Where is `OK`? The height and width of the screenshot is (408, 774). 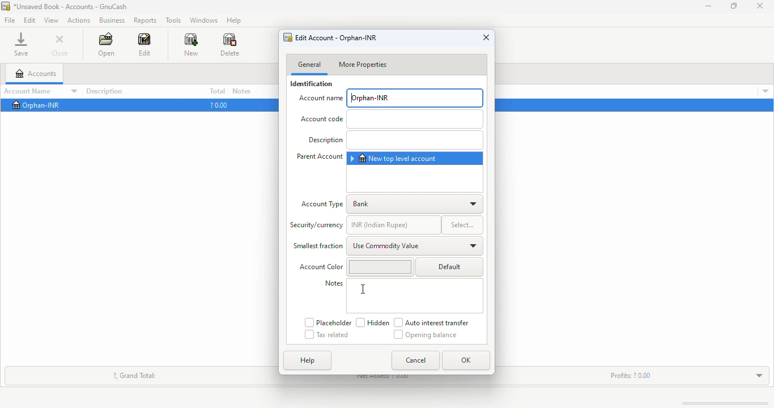
OK is located at coordinates (466, 360).